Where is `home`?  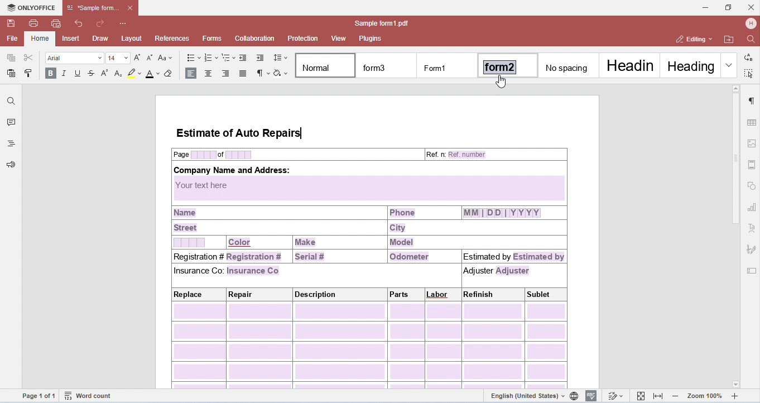 home is located at coordinates (41, 39).